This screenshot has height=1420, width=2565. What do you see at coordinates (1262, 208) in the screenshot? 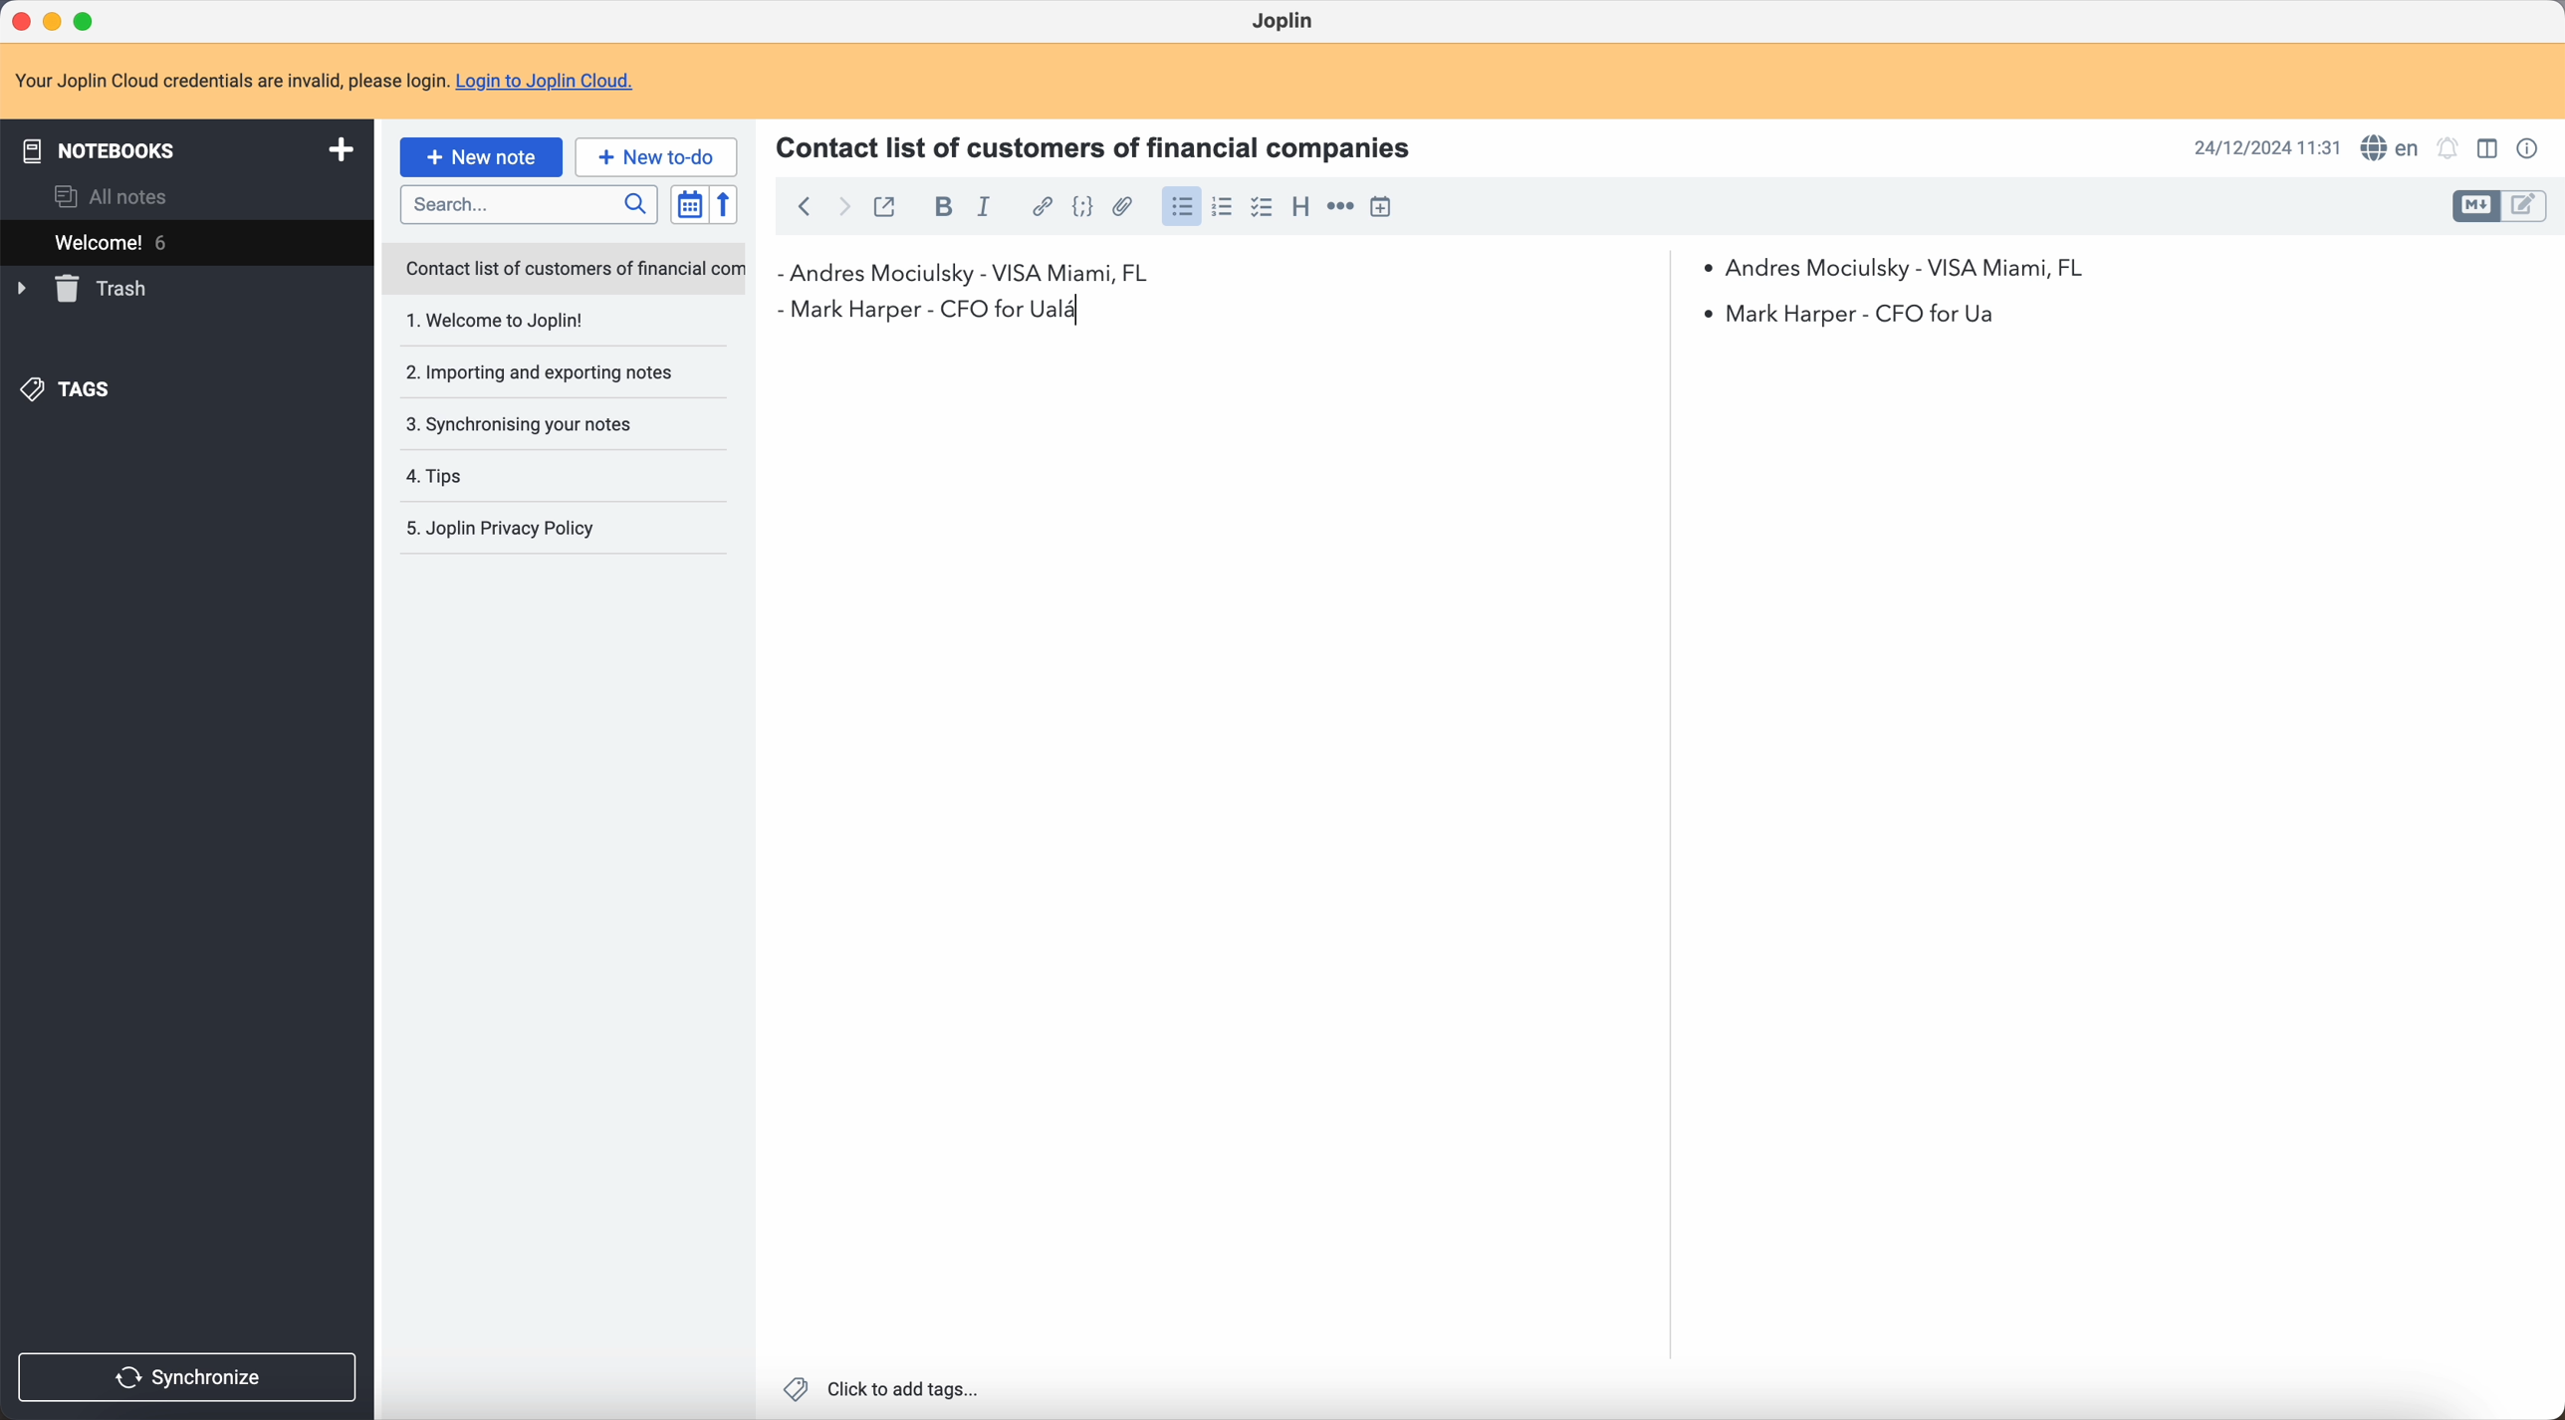
I see `check list` at bounding box center [1262, 208].